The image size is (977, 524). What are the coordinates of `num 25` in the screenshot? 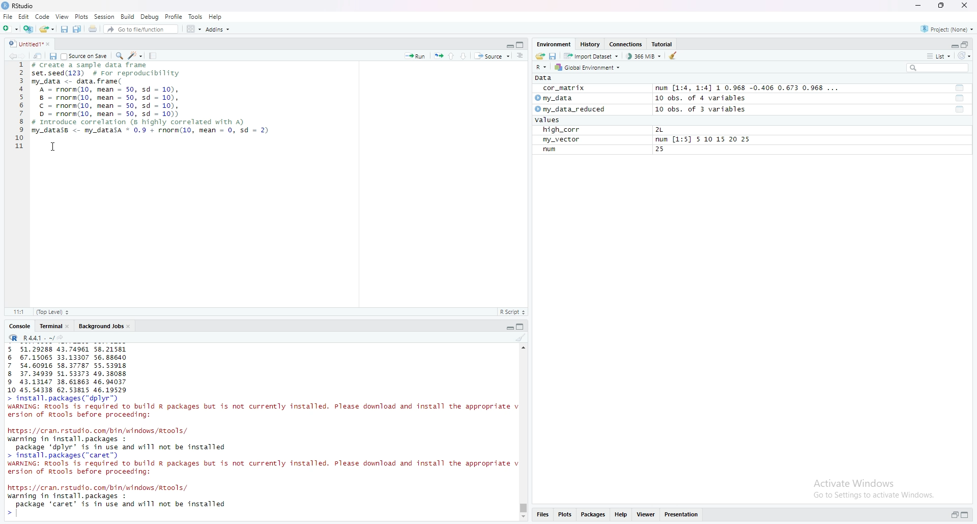 It's located at (611, 151).